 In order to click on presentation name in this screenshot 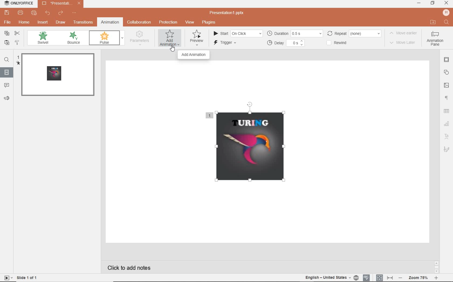, I will do `click(227, 13)`.